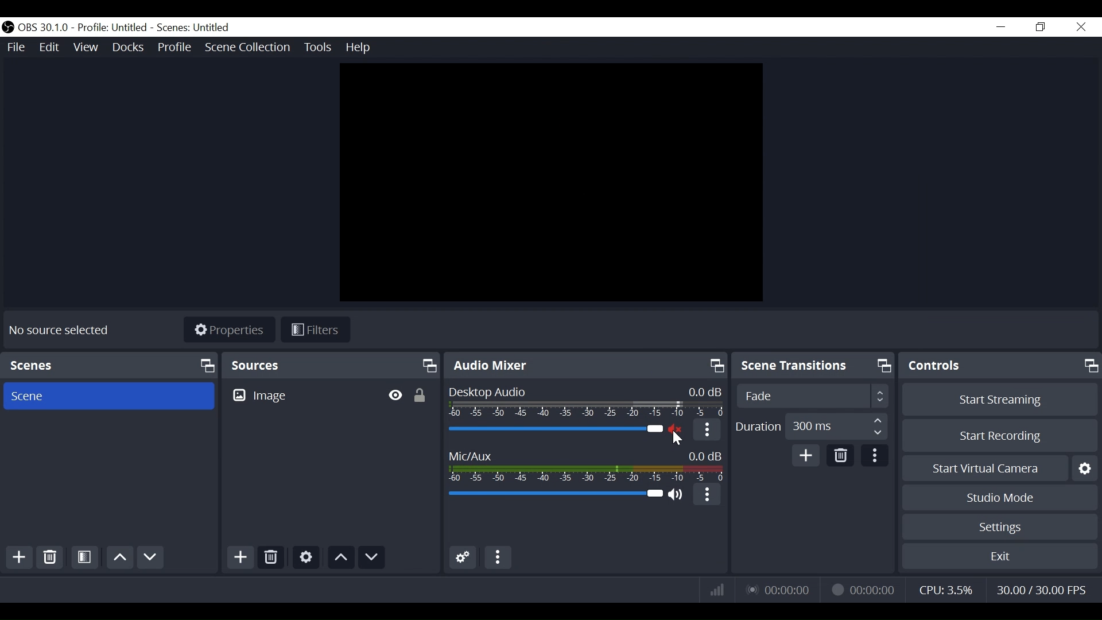 The height and width of the screenshot is (620, 1102). I want to click on (un)mute, so click(677, 495).